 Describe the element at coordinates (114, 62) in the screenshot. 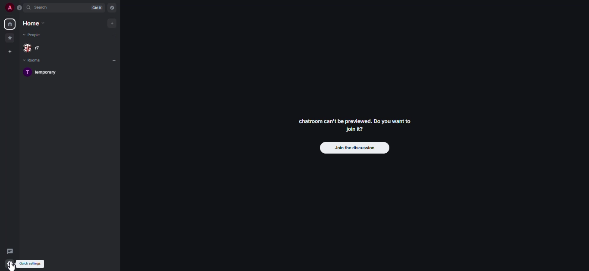

I see `add` at that location.